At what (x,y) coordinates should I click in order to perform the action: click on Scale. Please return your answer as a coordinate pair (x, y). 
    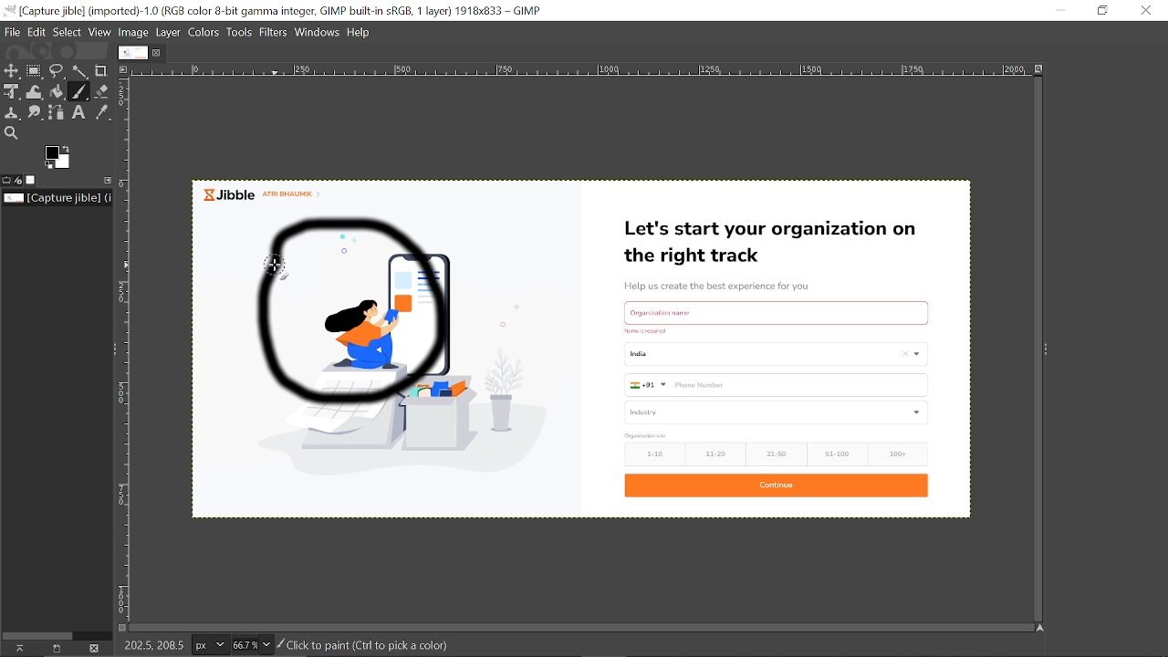
    Looking at the image, I should click on (583, 71).